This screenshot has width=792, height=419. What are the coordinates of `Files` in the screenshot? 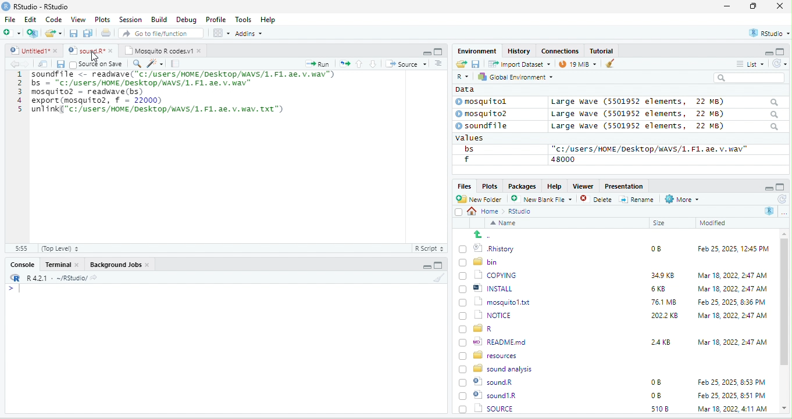 It's located at (462, 186).